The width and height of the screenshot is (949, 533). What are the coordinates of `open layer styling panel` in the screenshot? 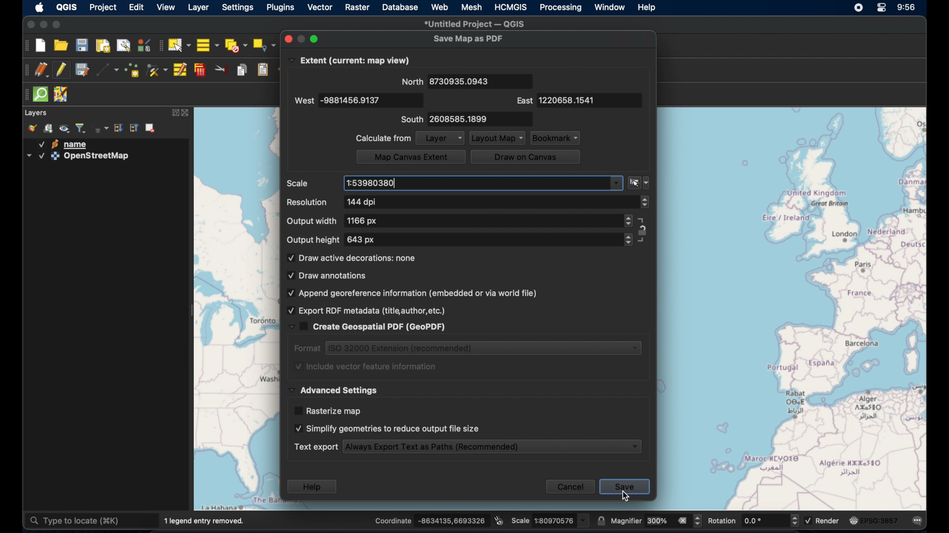 It's located at (32, 128).